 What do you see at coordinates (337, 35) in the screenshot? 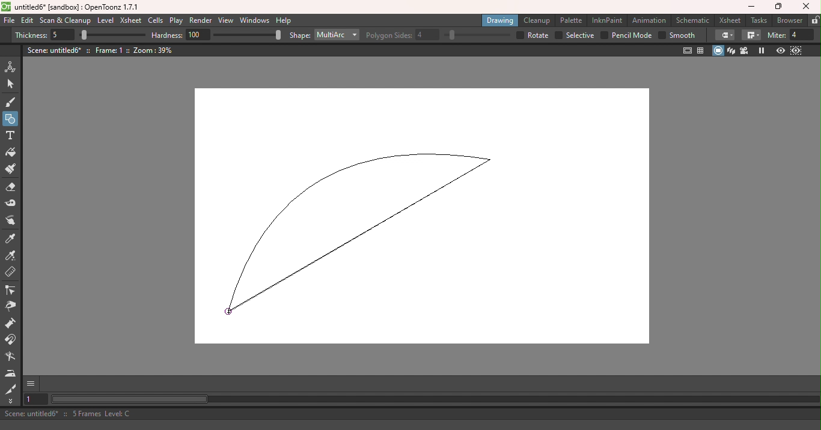
I see `Multiarc` at bounding box center [337, 35].